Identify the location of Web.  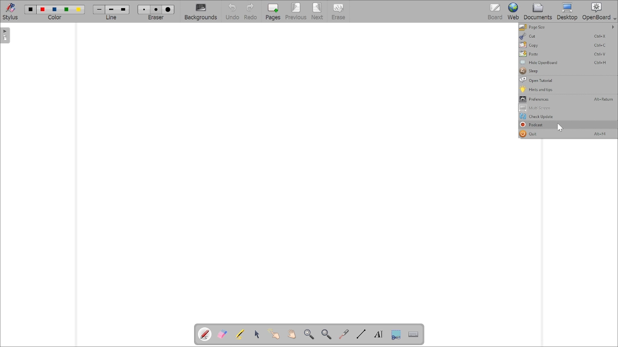
(511, 11).